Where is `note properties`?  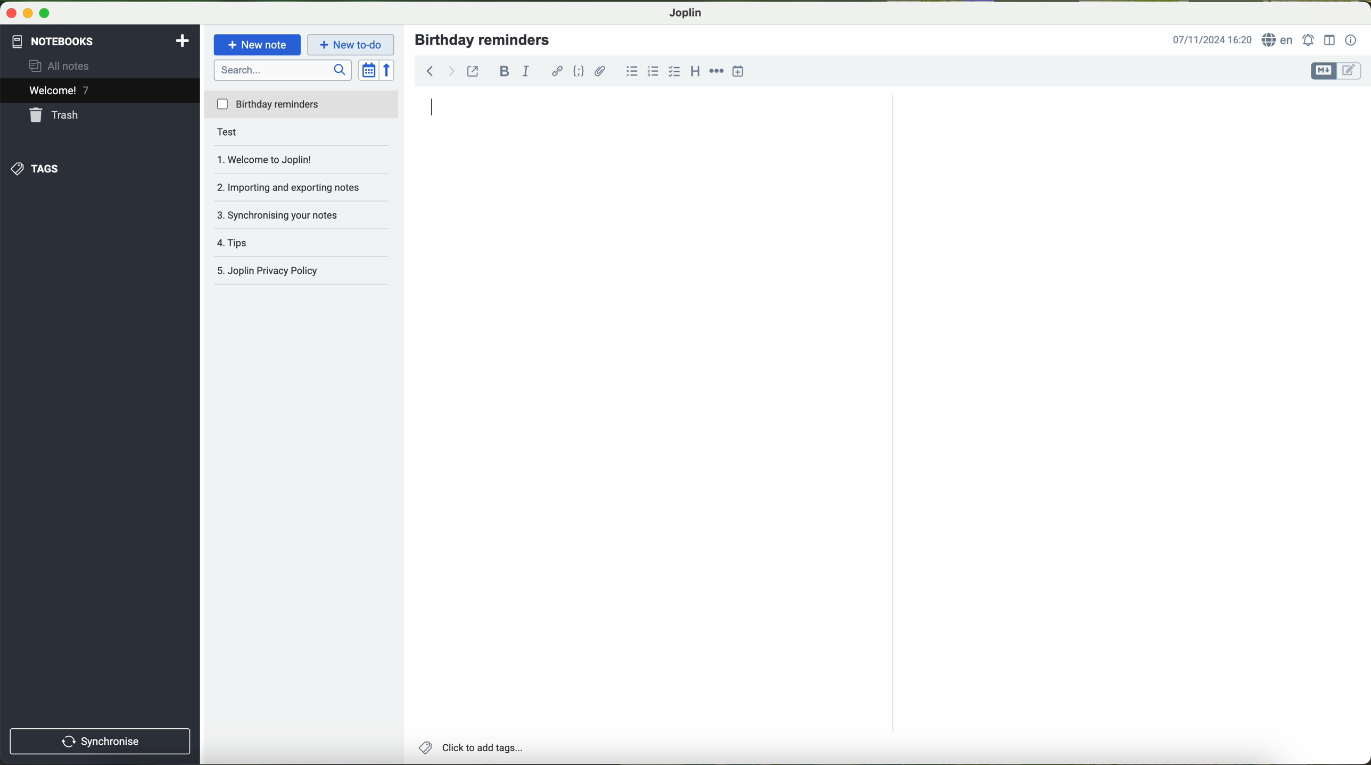
note properties is located at coordinates (1352, 40).